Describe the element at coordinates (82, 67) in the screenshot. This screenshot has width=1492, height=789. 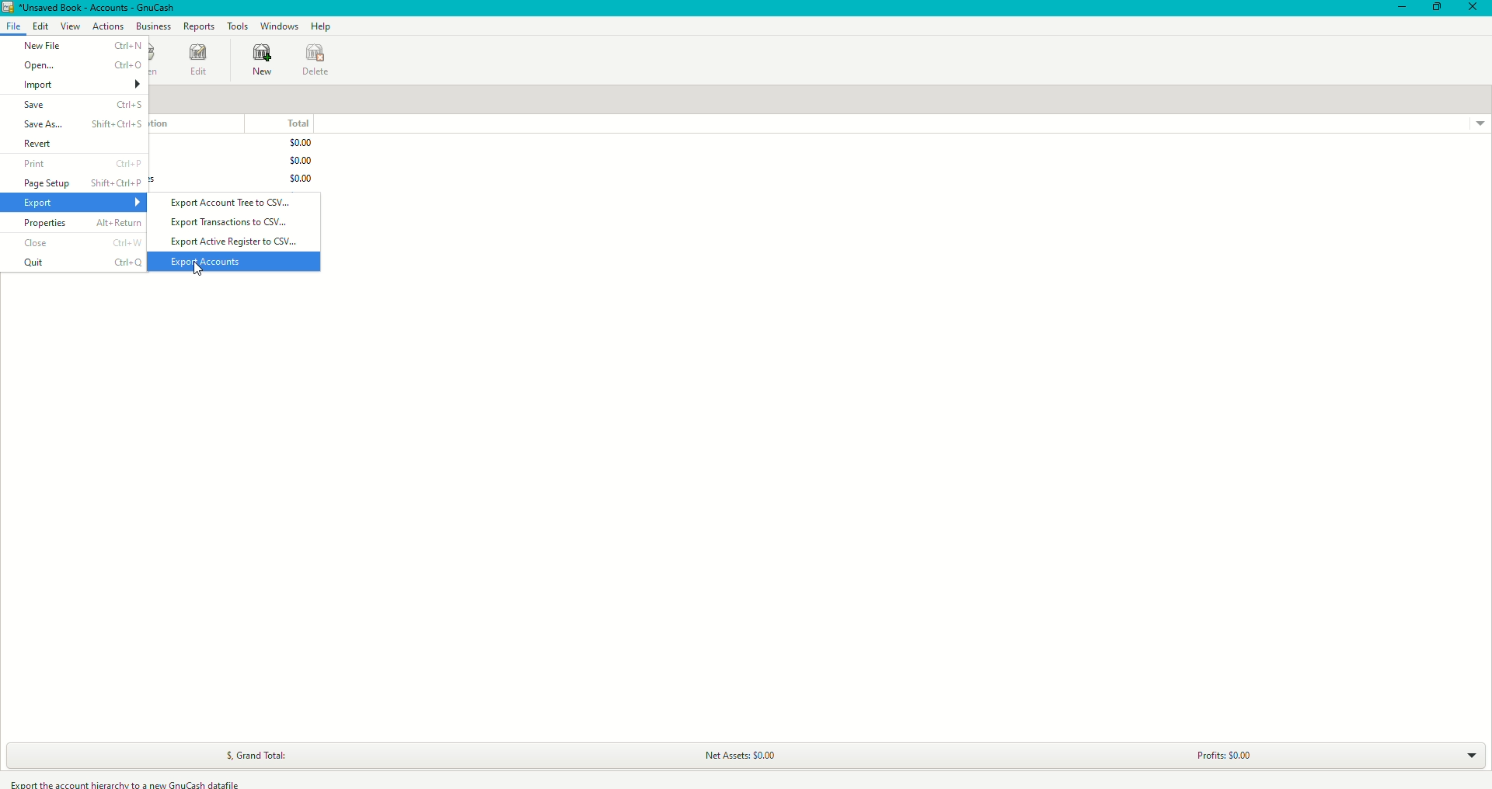
I see `Open` at that location.